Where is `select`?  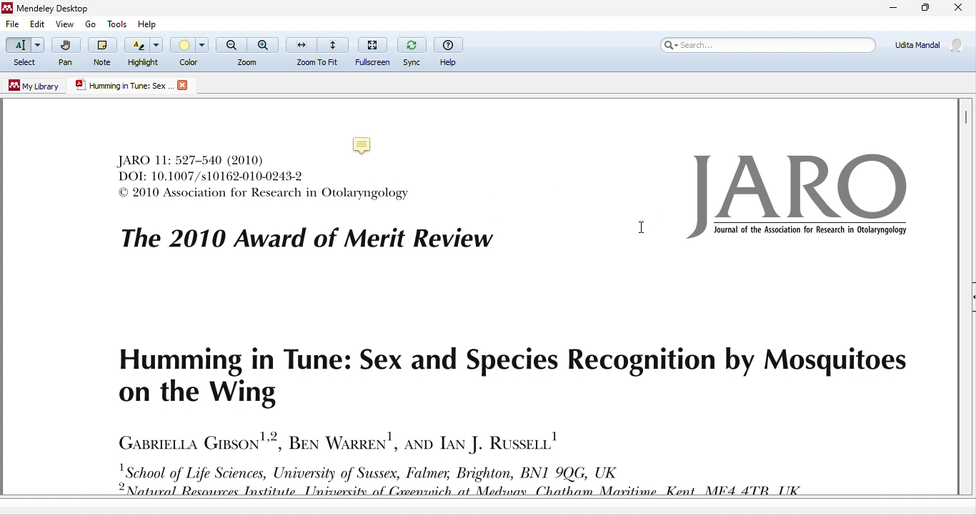
select is located at coordinates (26, 52).